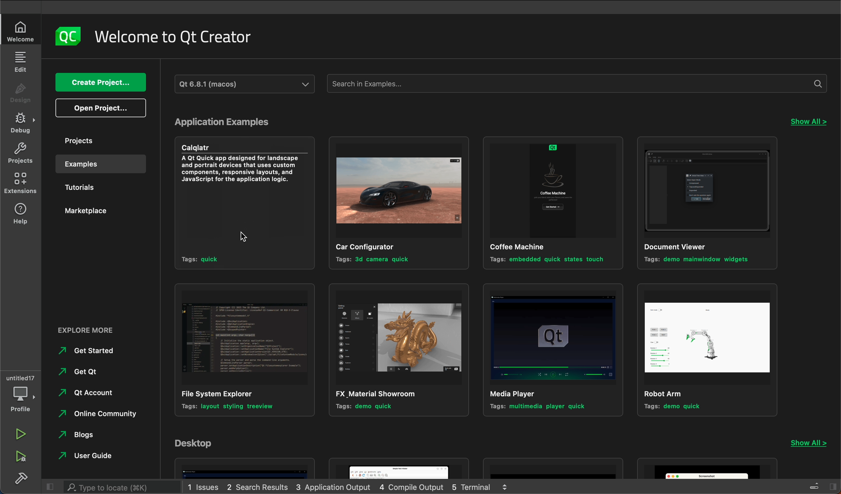 This screenshot has width=841, height=494. Describe the element at coordinates (240, 351) in the screenshot. I see `file system explorer` at that location.